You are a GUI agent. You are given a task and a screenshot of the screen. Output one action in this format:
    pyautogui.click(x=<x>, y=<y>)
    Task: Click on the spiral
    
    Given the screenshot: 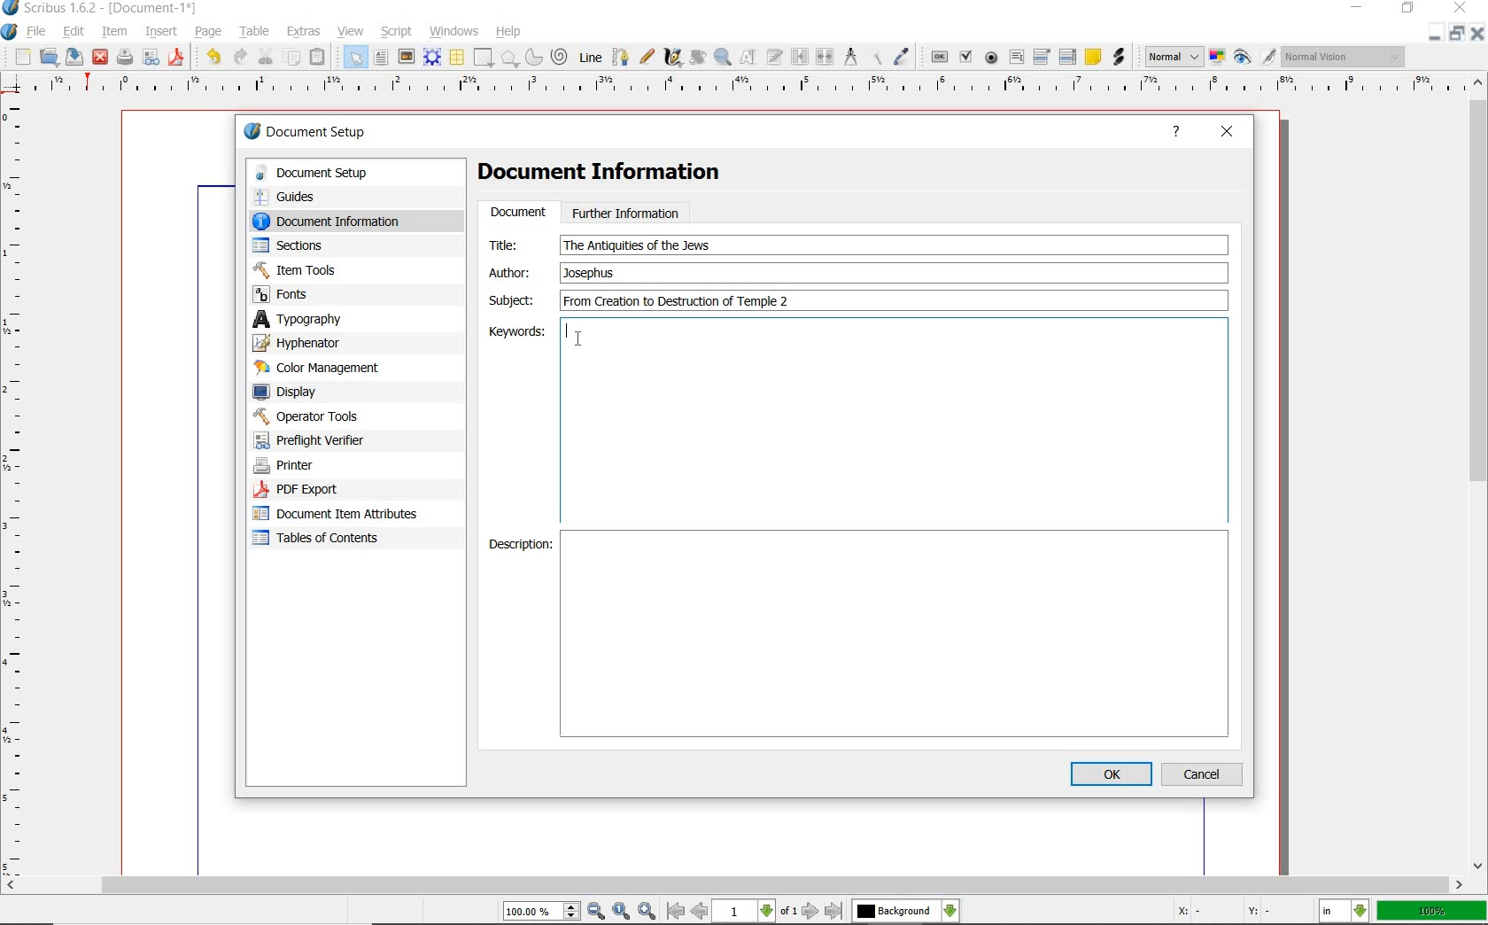 What is the action you would take?
    pyautogui.click(x=562, y=56)
    